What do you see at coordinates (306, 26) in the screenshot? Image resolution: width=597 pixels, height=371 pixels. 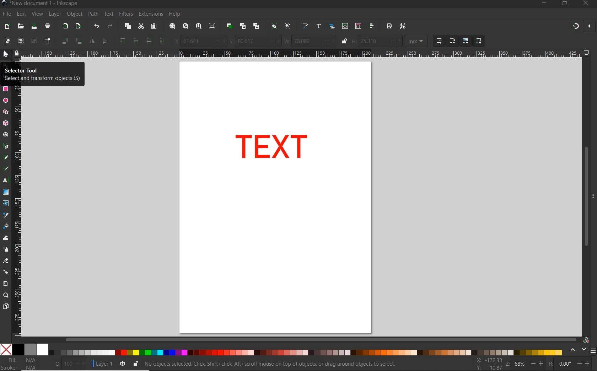 I see `open fill and stroke` at bounding box center [306, 26].